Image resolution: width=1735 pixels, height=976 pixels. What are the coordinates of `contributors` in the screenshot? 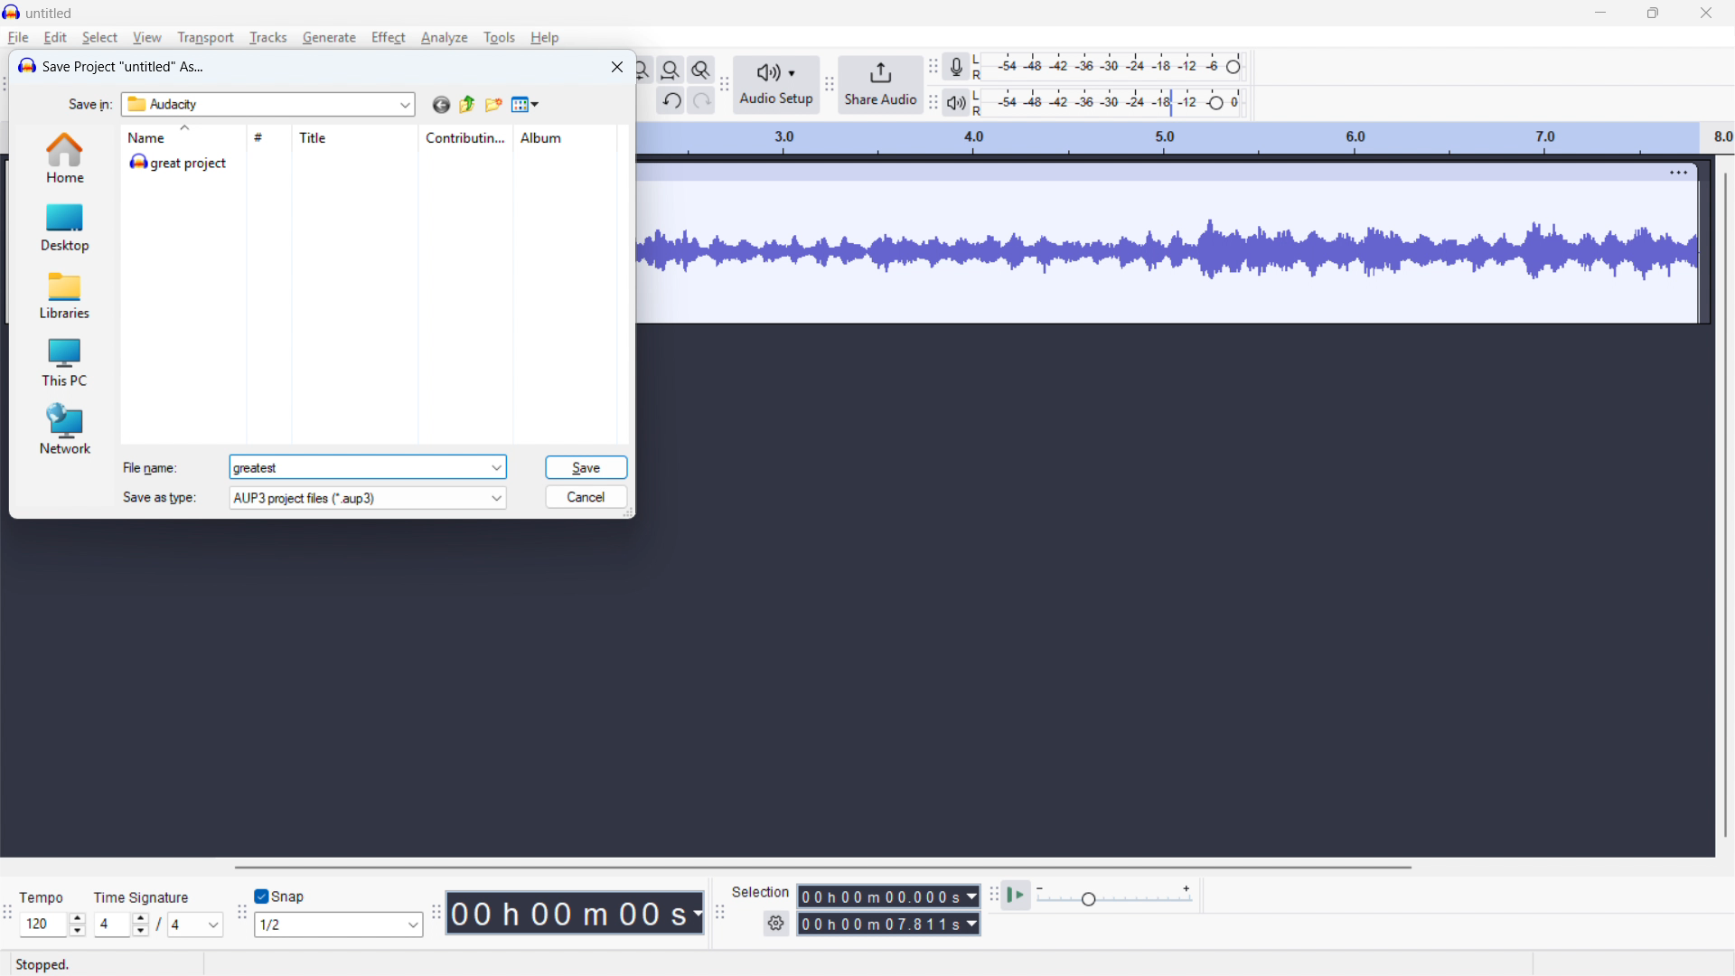 It's located at (465, 138).